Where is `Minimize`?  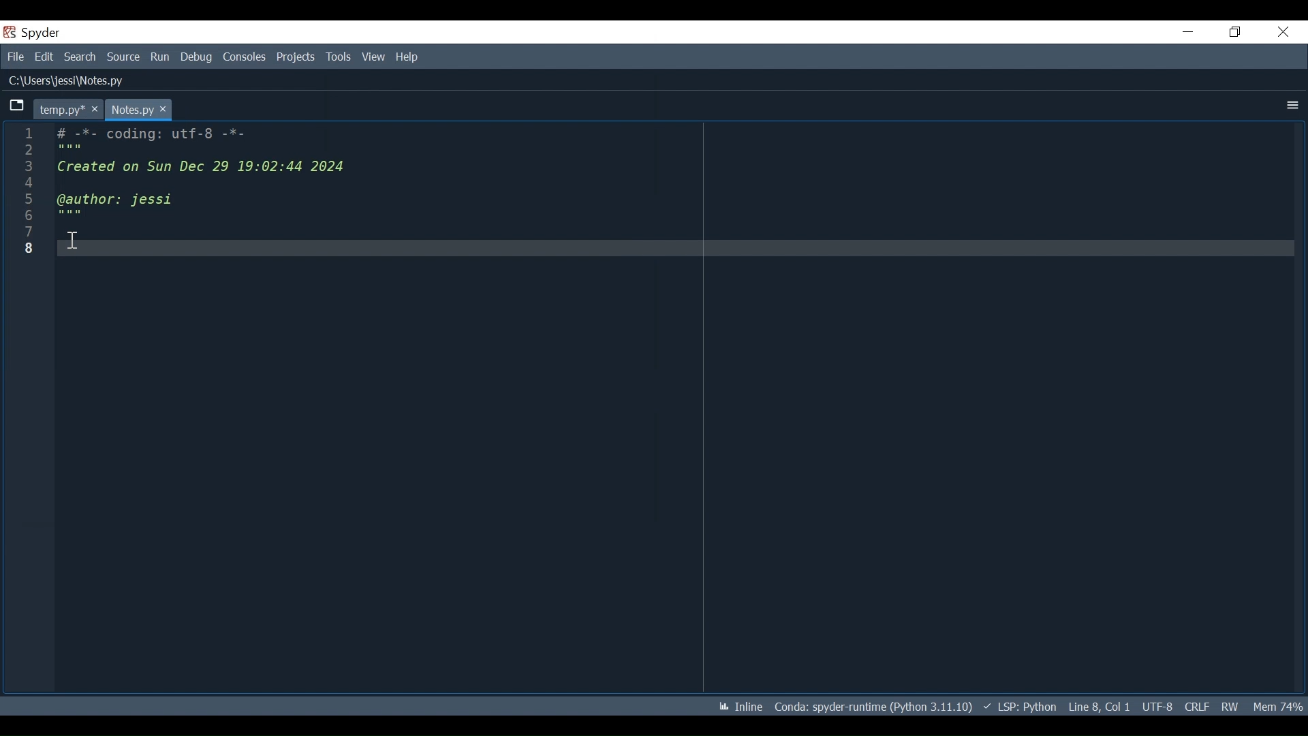
Minimize is located at coordinates (1187, 31).